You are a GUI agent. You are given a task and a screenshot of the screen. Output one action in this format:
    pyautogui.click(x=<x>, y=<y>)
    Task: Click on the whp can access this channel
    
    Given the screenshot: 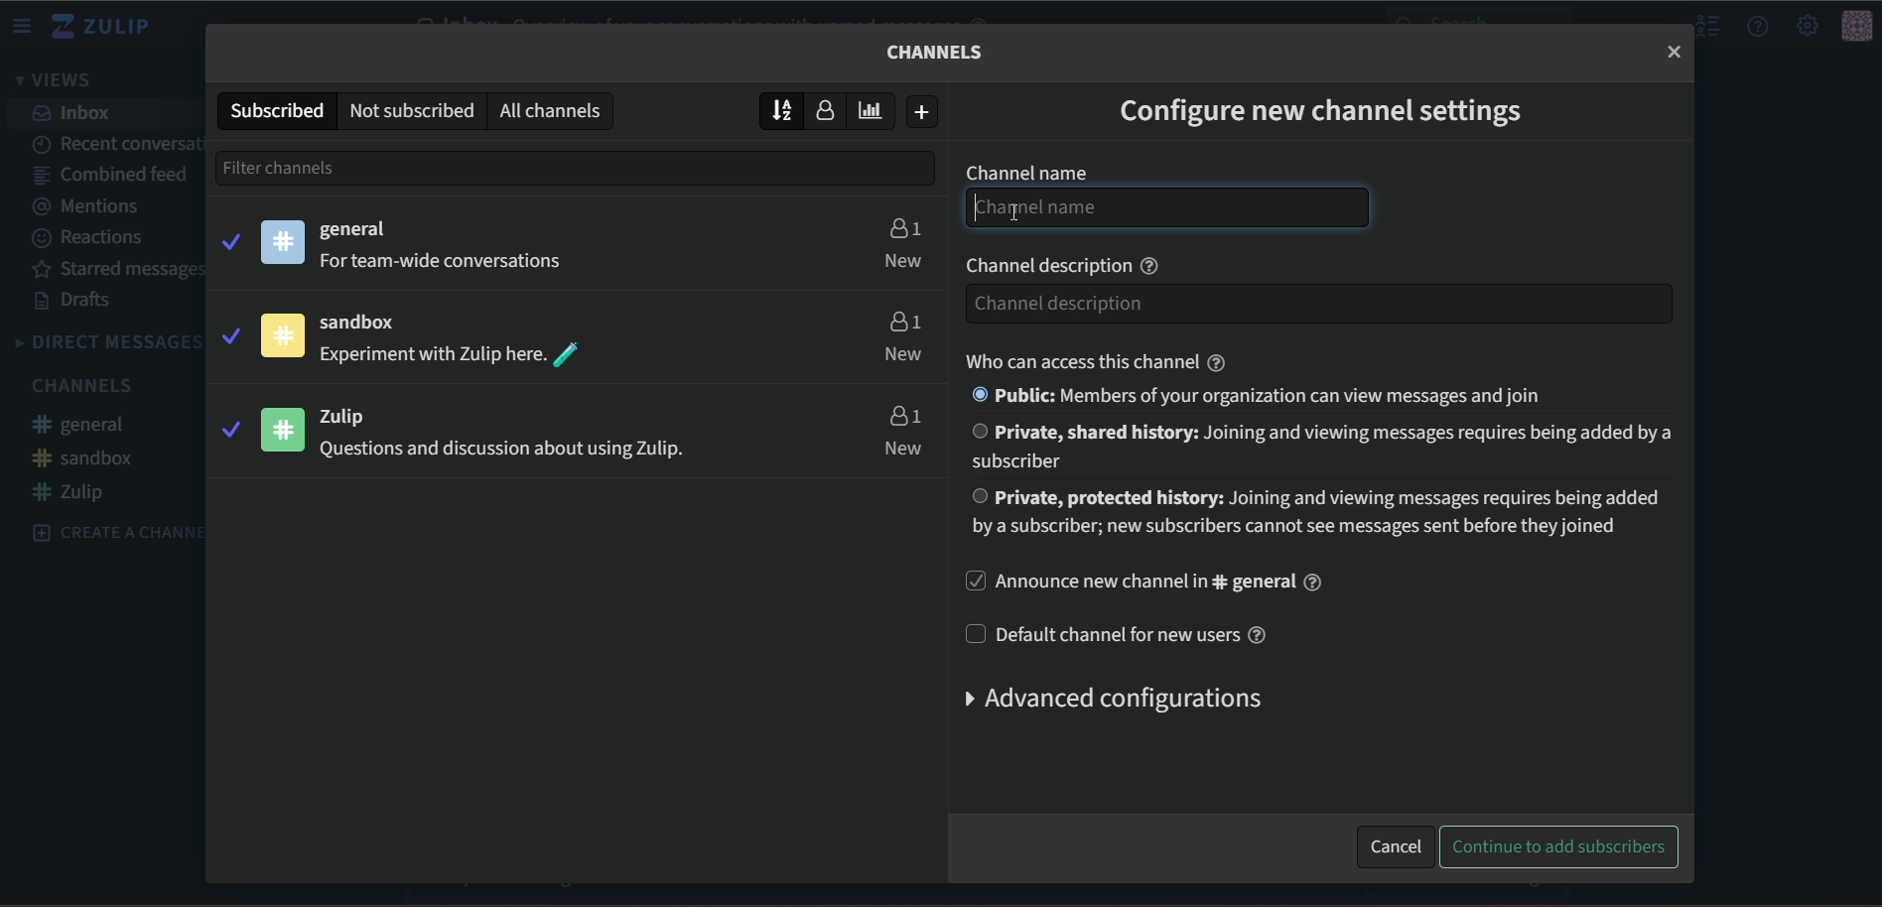 What is the action you would take?
    pyautogui.click(x=1088, y=361)
    